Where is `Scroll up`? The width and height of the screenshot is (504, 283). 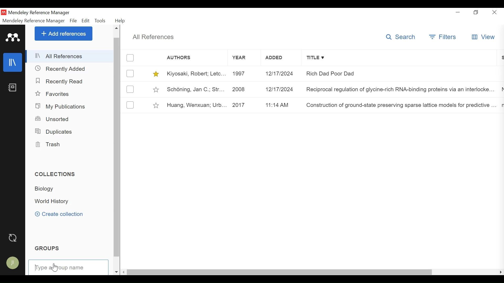
Scroll up is located at coordinates (117, 28).